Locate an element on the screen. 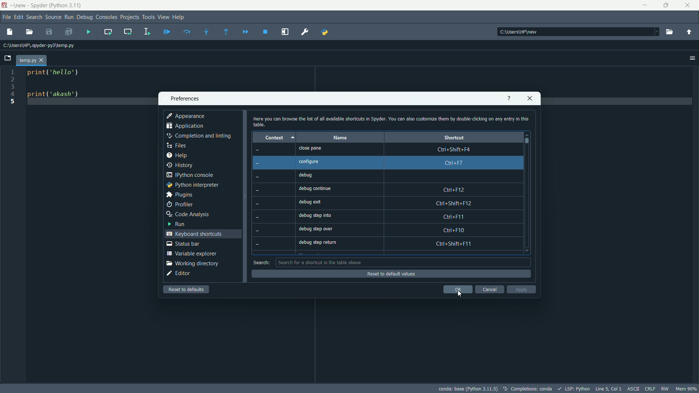  debug menu is located at coordinates (84, 17).